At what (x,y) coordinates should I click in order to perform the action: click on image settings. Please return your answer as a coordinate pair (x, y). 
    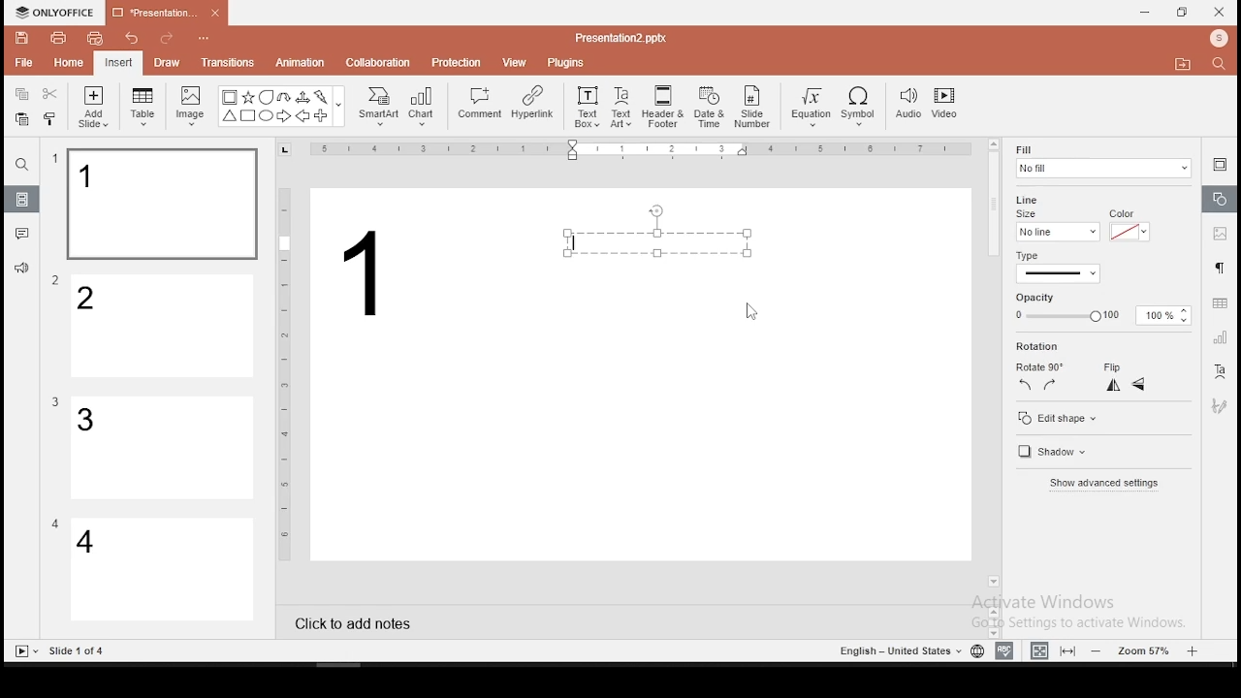
    Looking at the image, I should click on (1218, 236).